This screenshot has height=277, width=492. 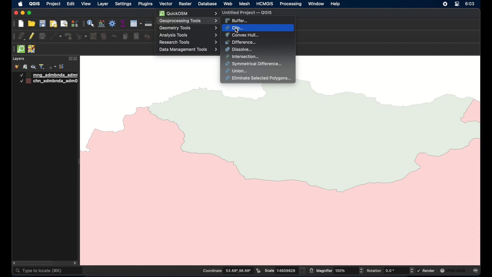 I want to click on digitize with segment, so click(x=56, y=36).